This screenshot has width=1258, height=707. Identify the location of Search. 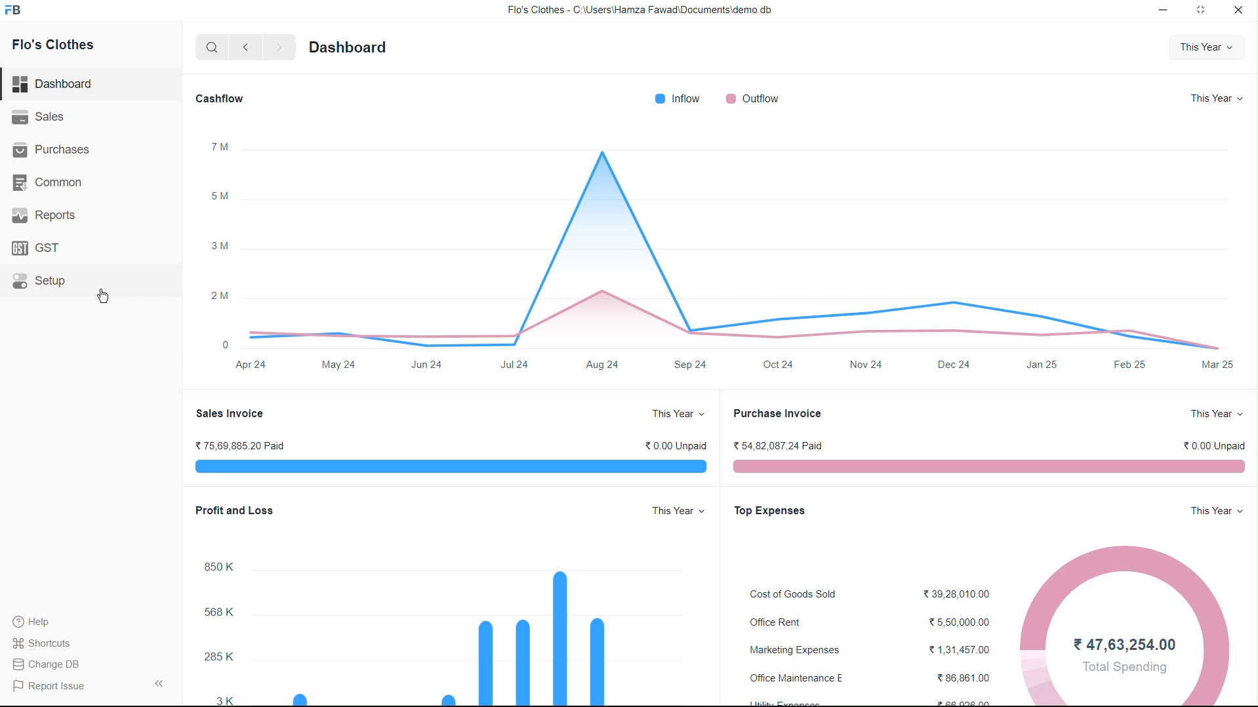
(207, 48).